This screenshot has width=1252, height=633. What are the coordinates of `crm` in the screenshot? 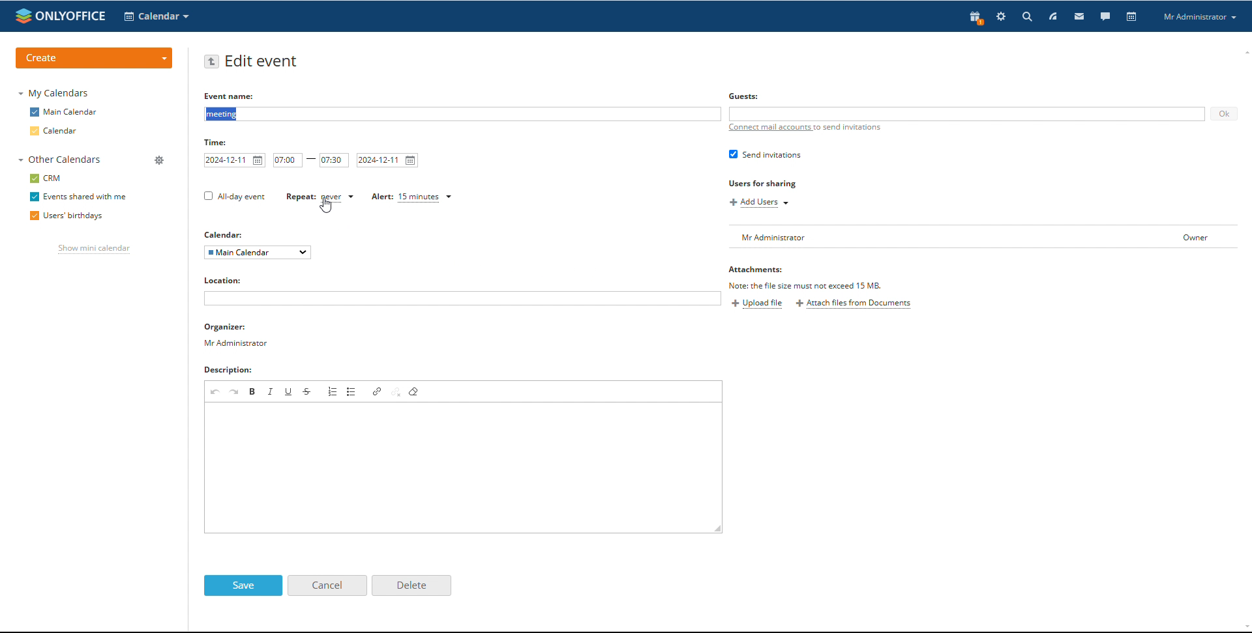 It's located at (46, 178).